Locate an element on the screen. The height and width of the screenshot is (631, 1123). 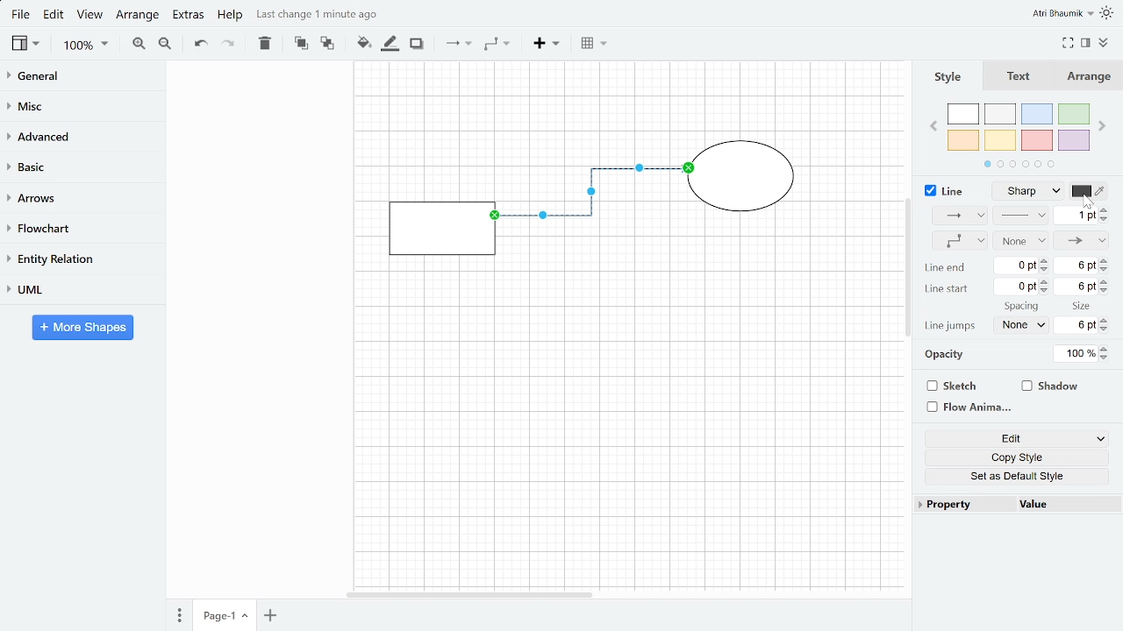
Line is located at coordinates (942, 190).